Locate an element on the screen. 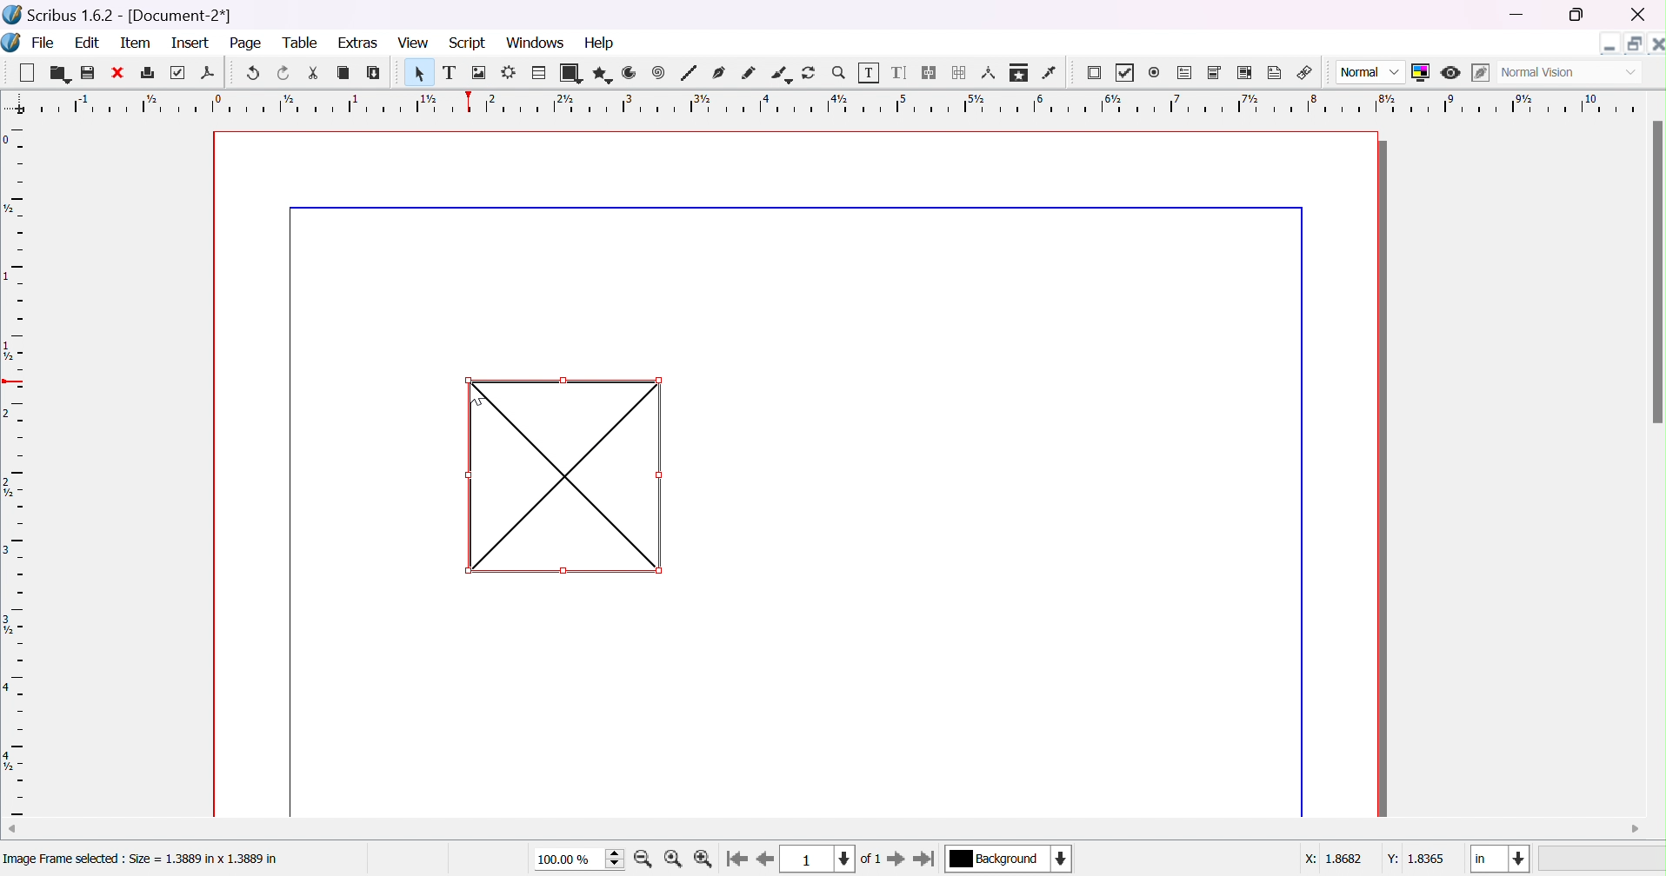  Image Frame is located at coordinates (564, 475).